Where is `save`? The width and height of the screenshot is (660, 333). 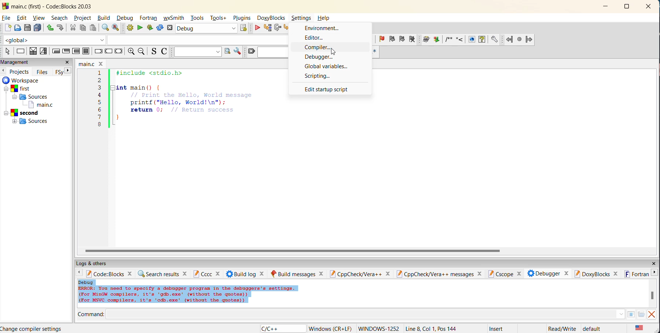 save is located at coordinates (27, 28).